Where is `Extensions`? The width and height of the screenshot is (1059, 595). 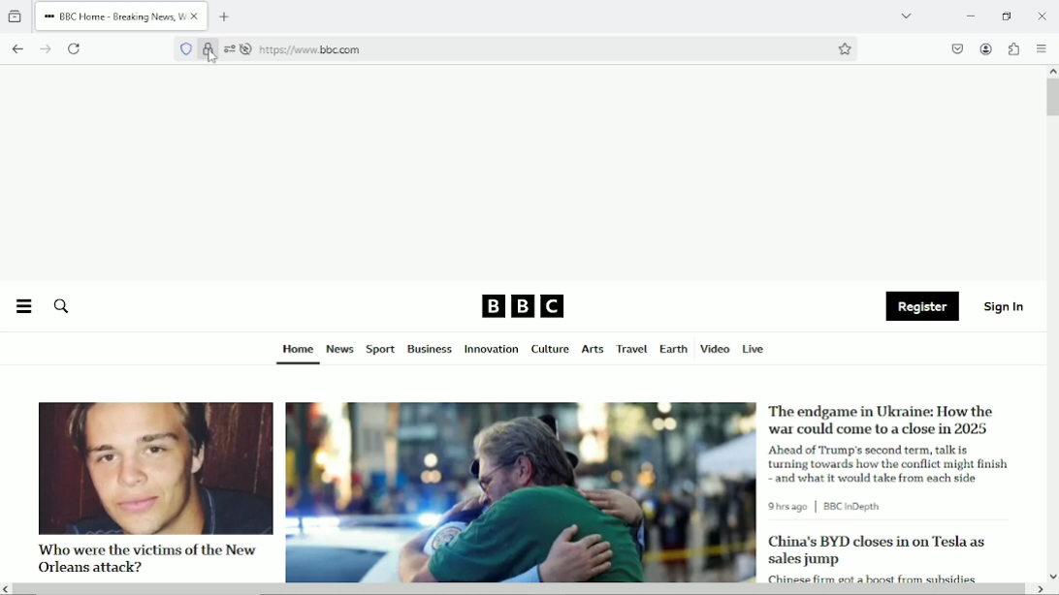
Extensions is located at coordinates (1012, 48).